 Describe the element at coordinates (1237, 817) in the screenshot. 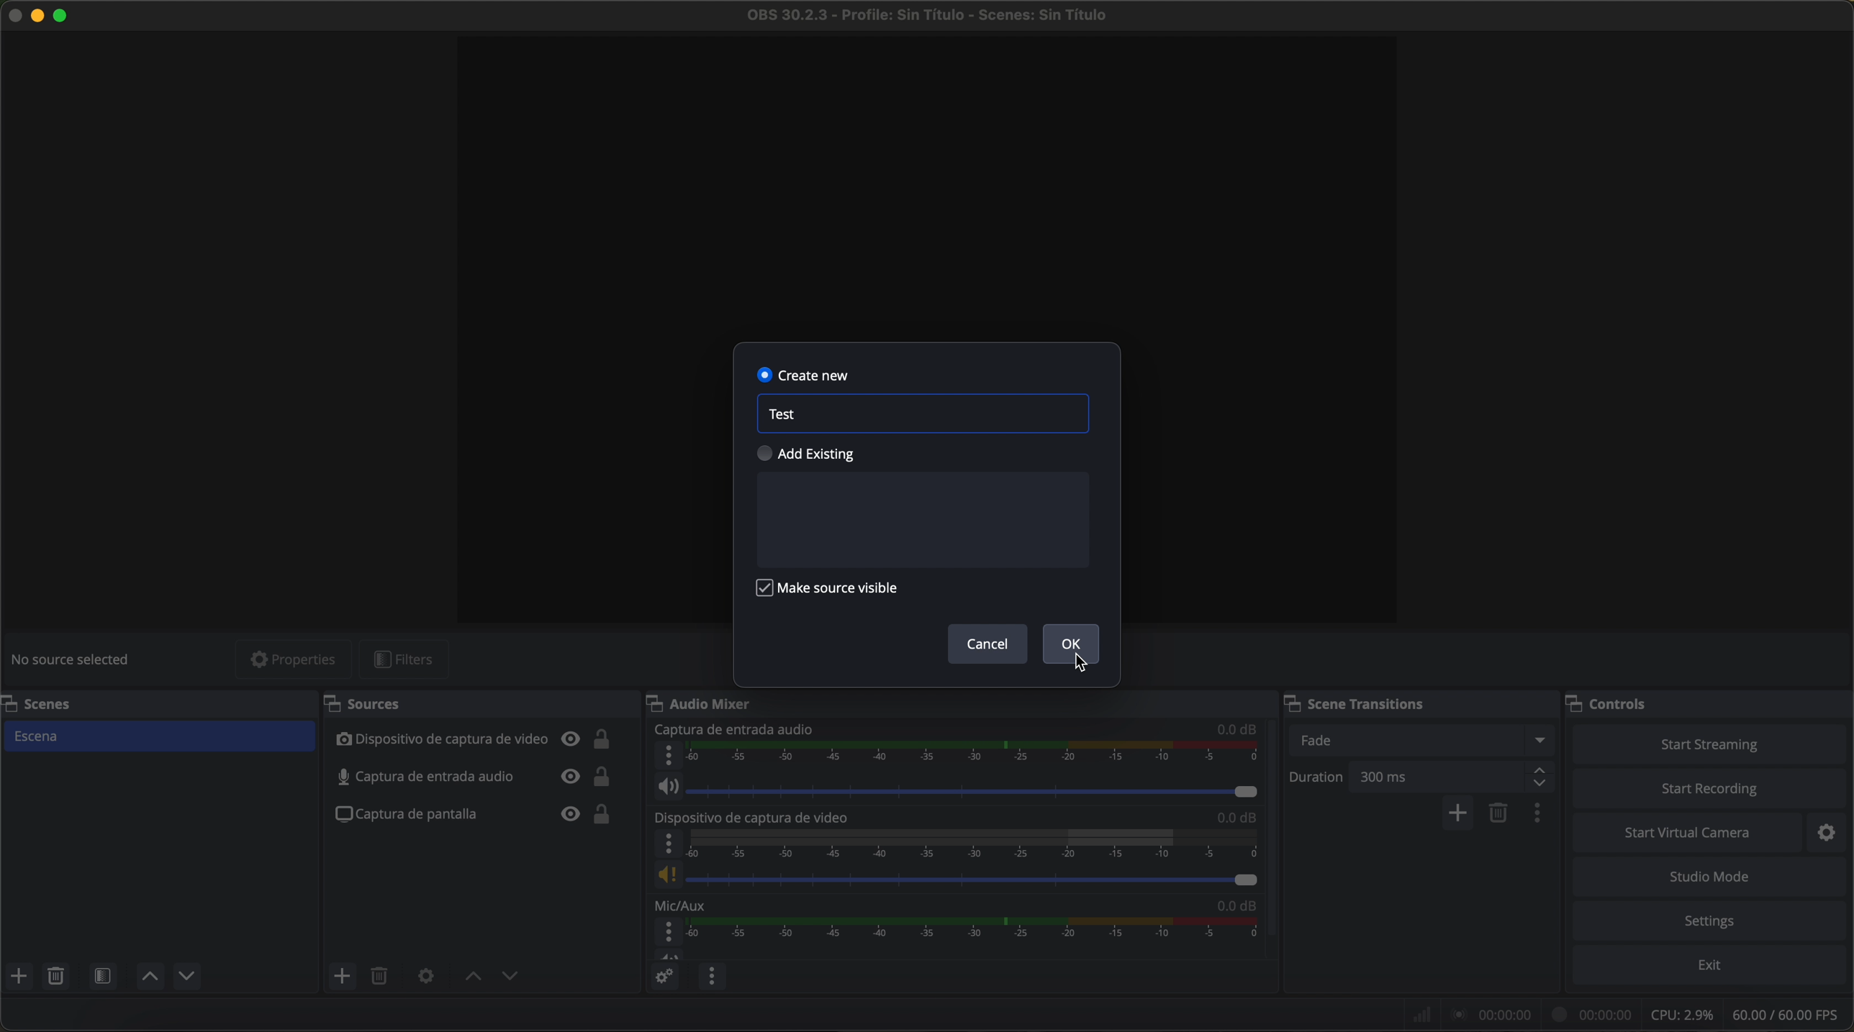

I see `0.0 dB` at that location.